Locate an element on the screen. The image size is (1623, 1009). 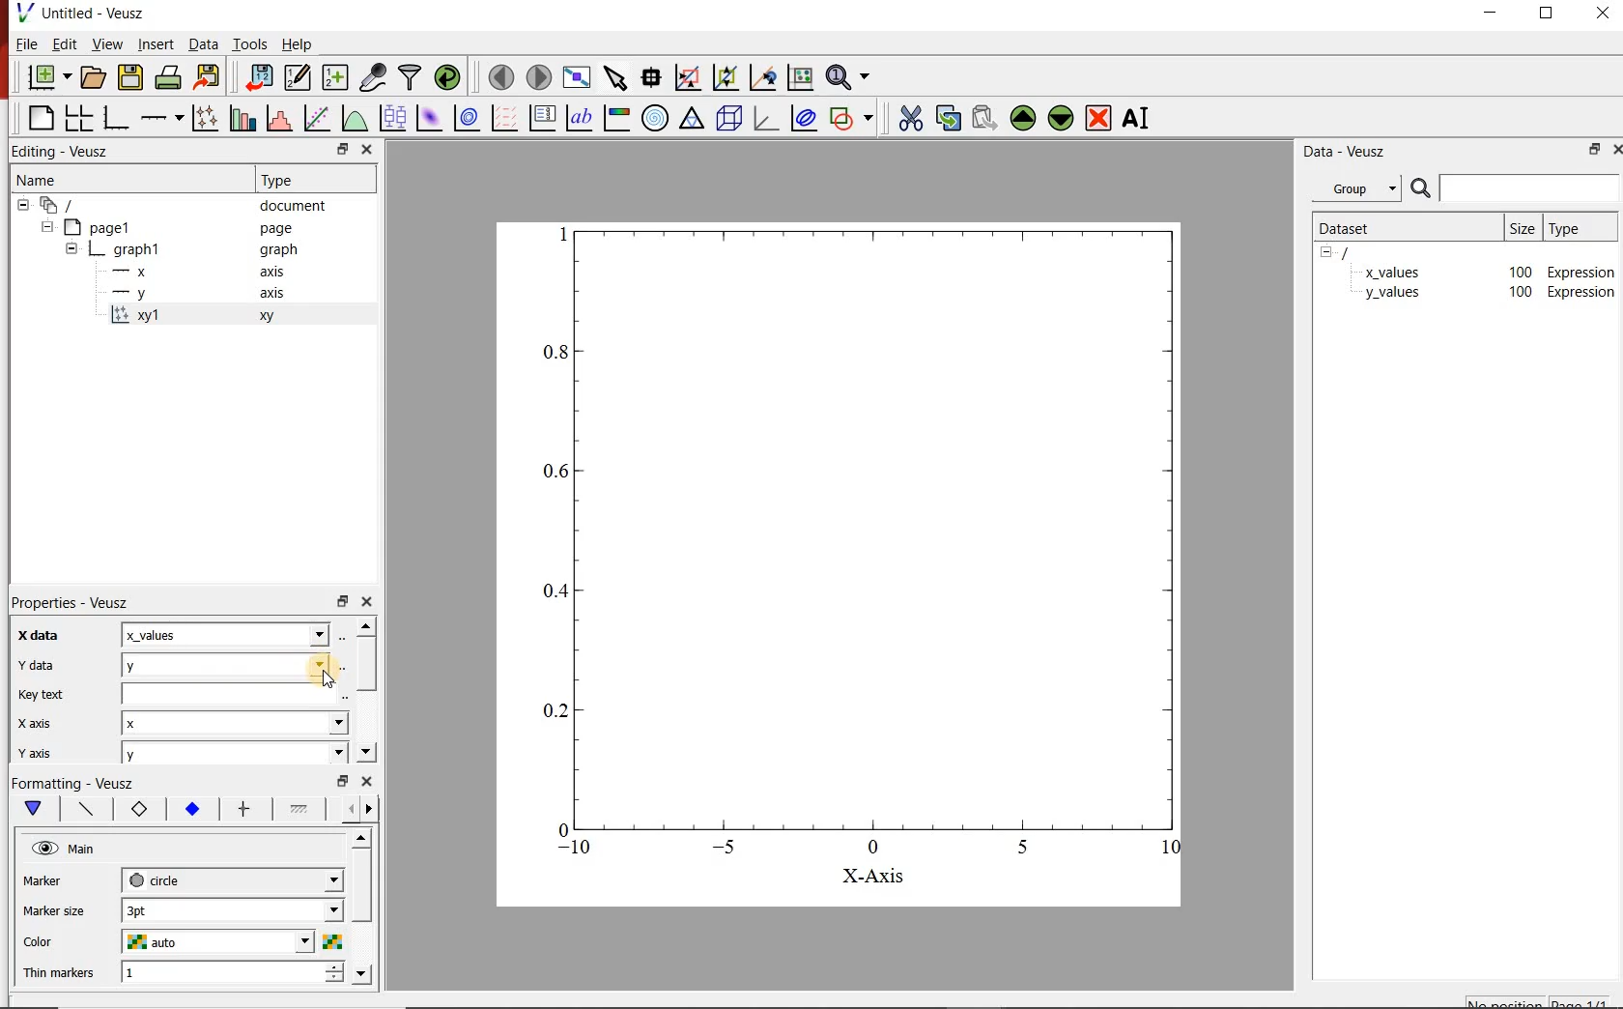
hide main is located at coordinates (66, 849).